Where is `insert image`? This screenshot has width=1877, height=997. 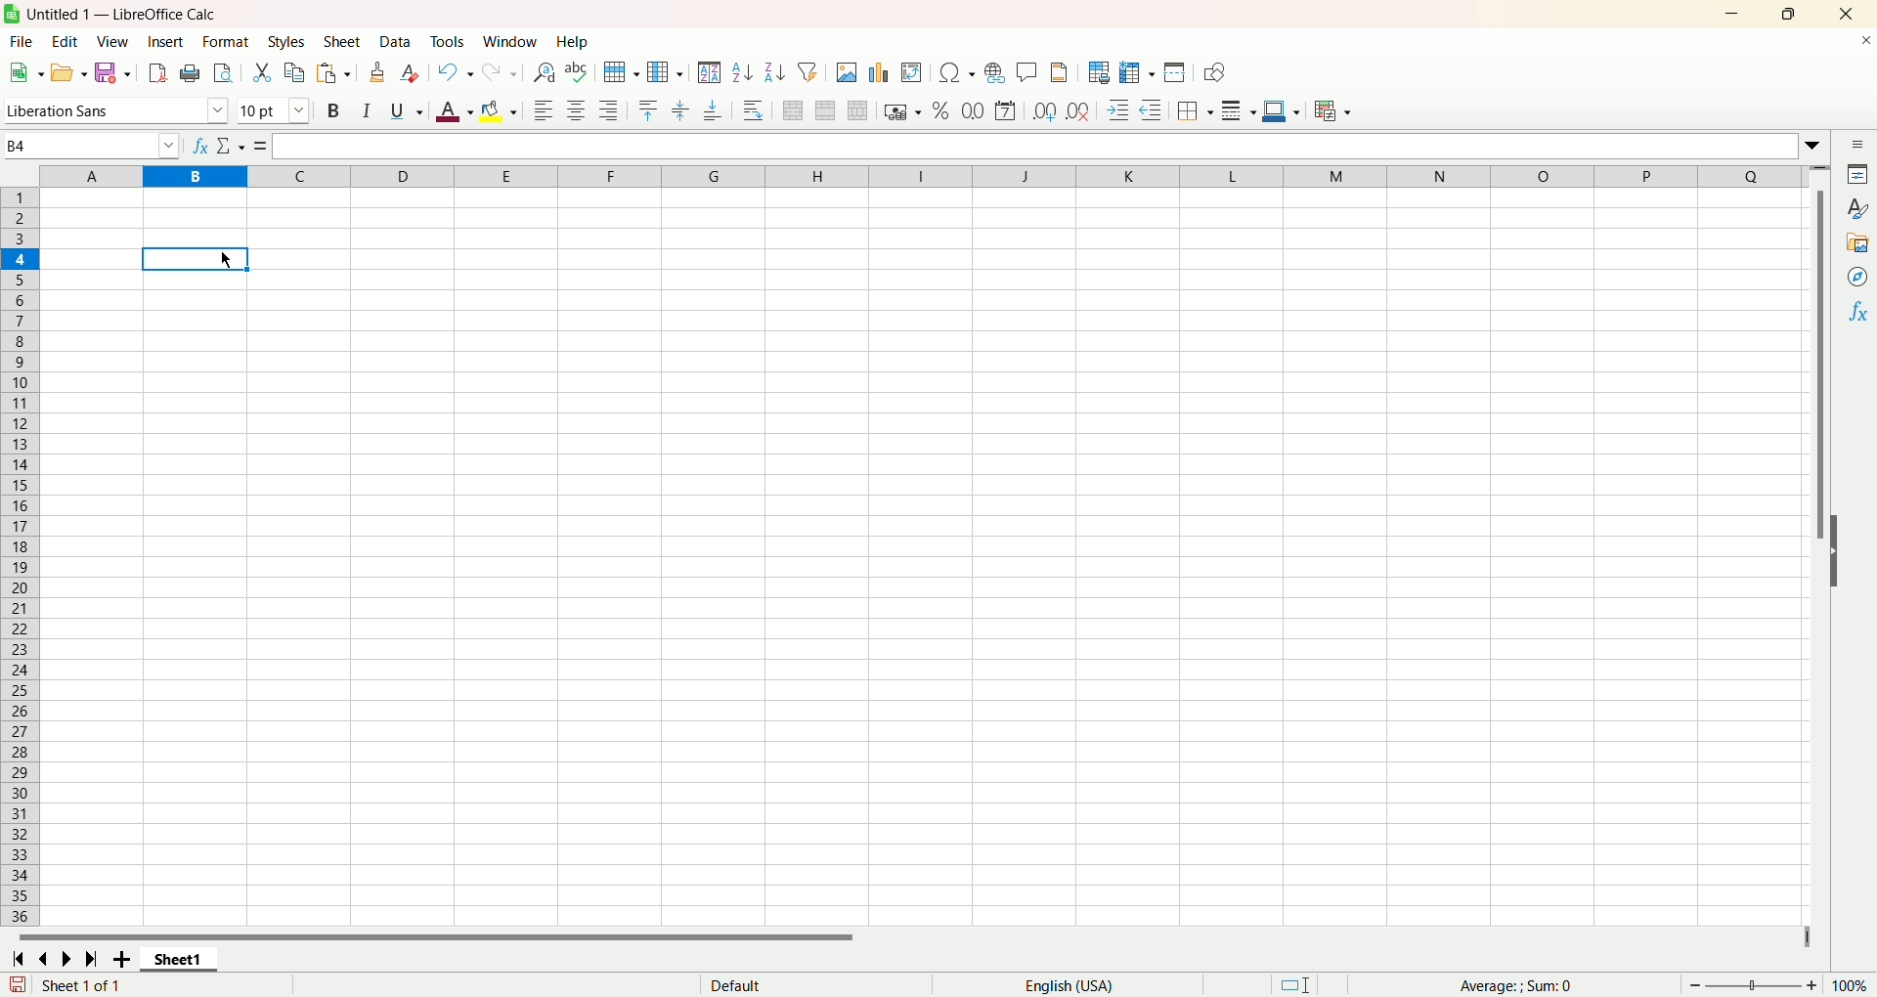
insert image is located at coordinates (912, 74).